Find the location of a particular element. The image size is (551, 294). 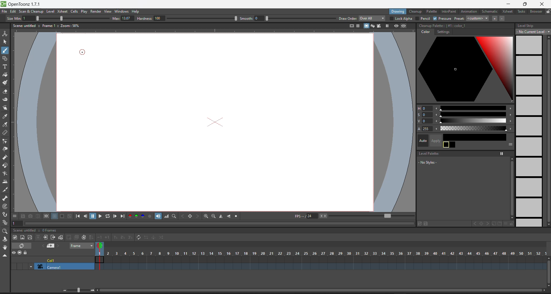

animation is located at coordinates (469, 11).